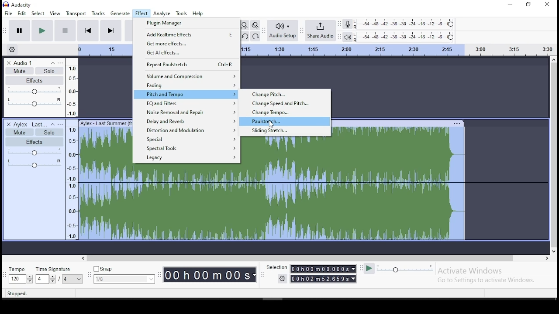 The height and width of the screenshot is (314, 559). Describe the element at coordinates (8, 62) in the screenshot. I see `delete track` at that location.